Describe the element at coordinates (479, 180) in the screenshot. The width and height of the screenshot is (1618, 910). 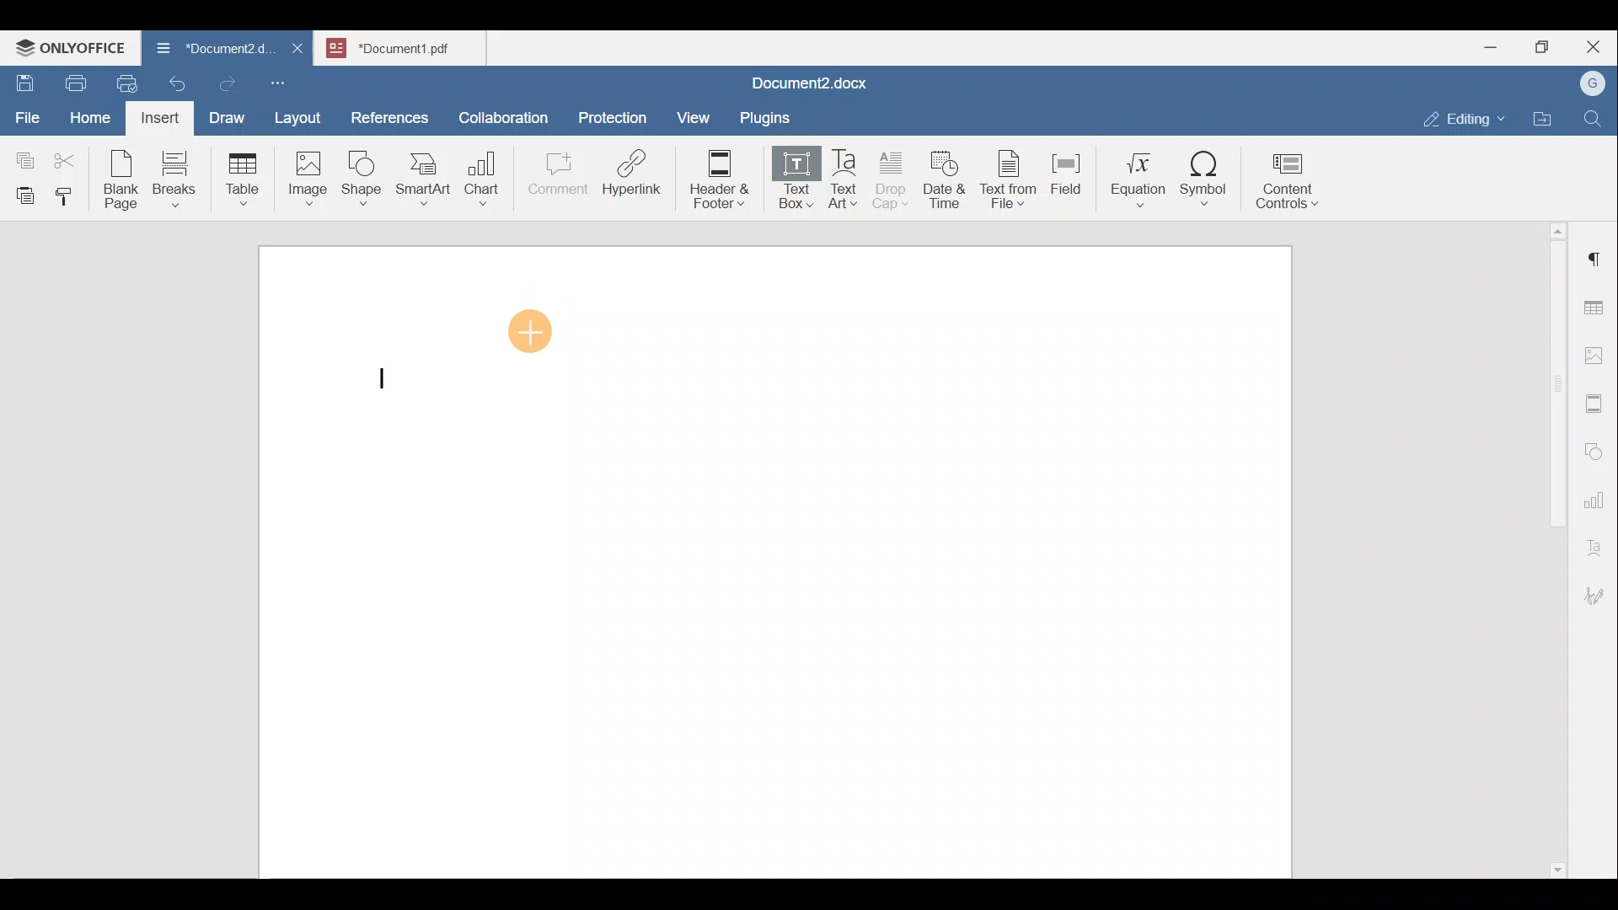
I see `Chart` at that location.